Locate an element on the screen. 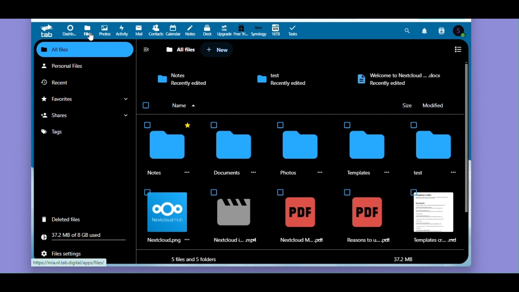  test is located at coordinates (432, 148).